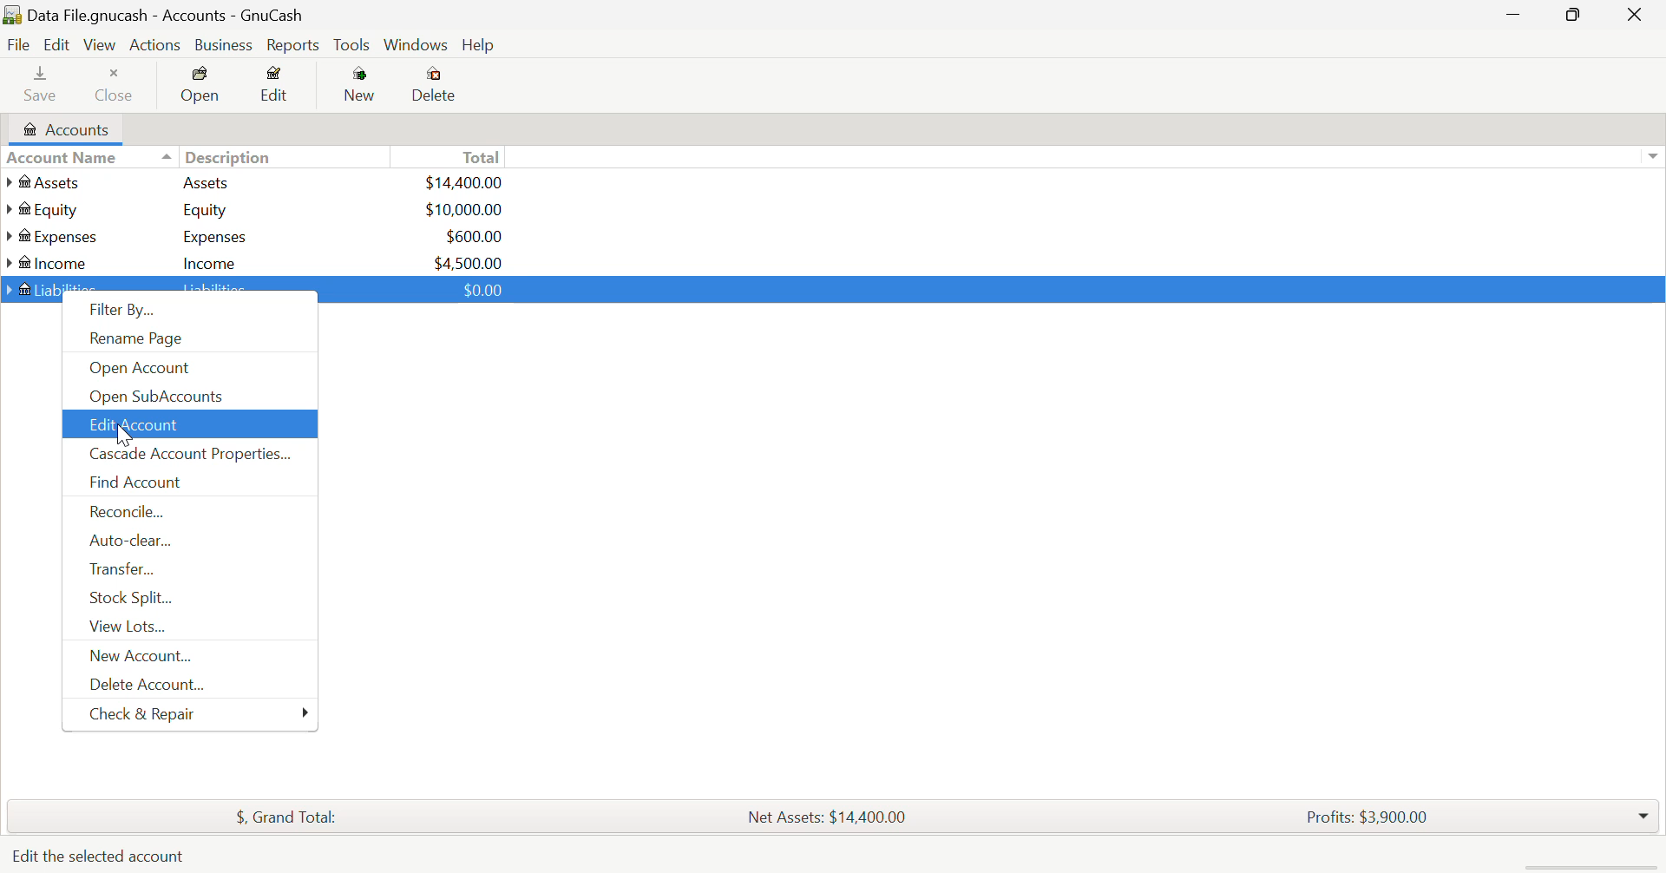 The height and width of the screenshot is (873, 1666). What do you see at coordinates (193, 314) in the screenshot?
I see `Filter By` at bounding box center [193, 314].